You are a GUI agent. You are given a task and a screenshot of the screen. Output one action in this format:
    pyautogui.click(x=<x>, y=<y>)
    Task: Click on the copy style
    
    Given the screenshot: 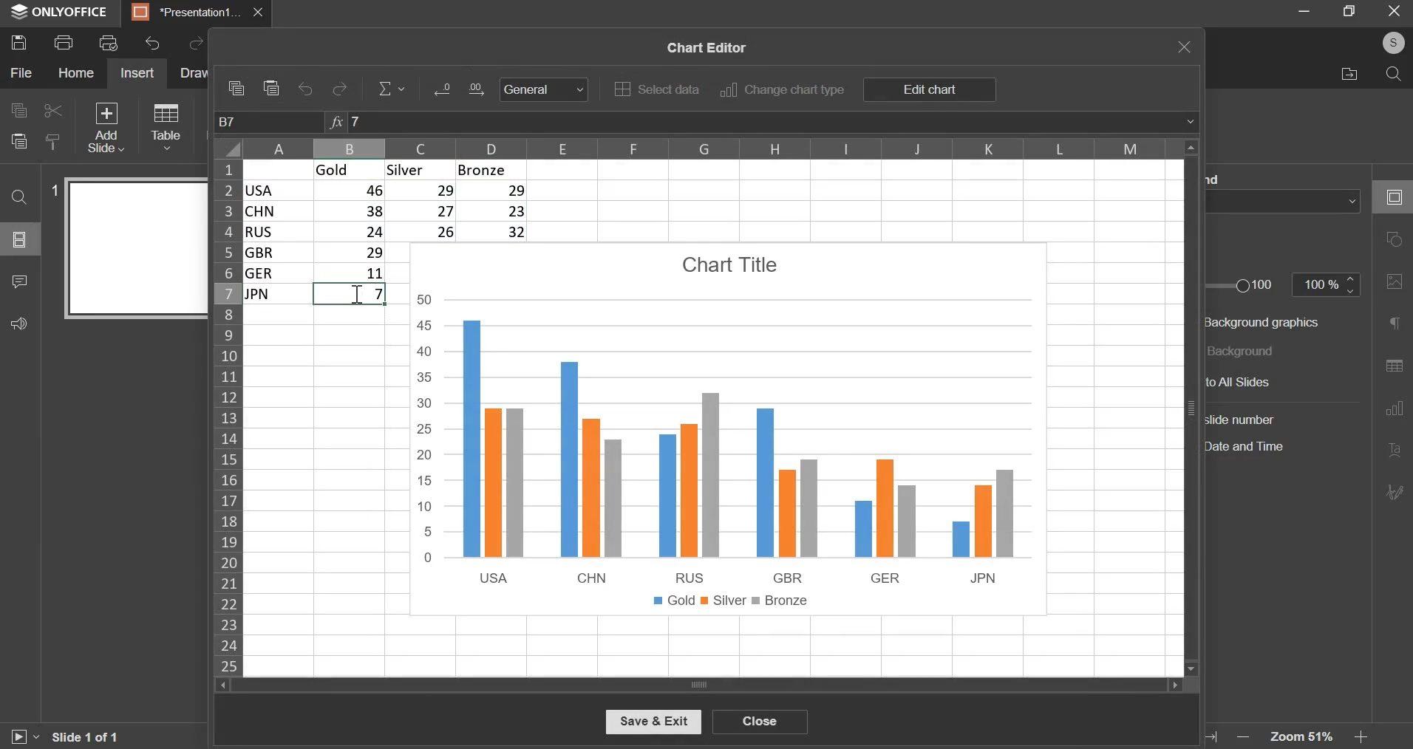 What is the action you would take?
    pyautogui.click(x=53, y=140)
    